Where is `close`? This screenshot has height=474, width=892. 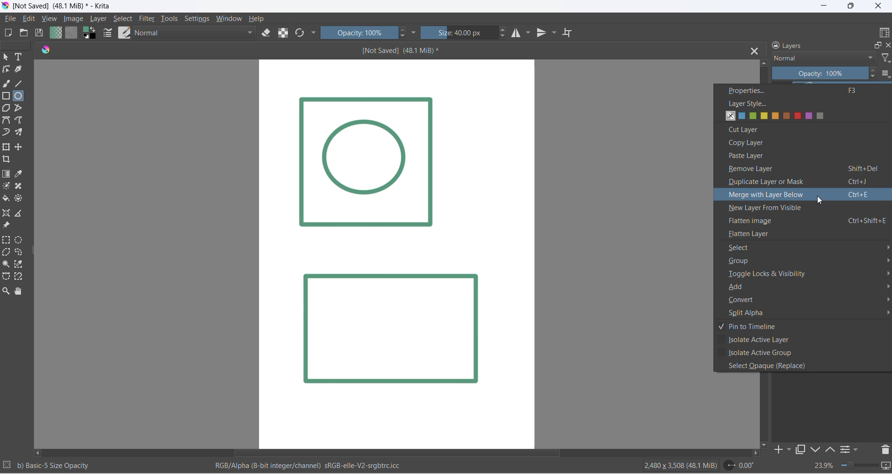
close is located at coordinates (886, 43).